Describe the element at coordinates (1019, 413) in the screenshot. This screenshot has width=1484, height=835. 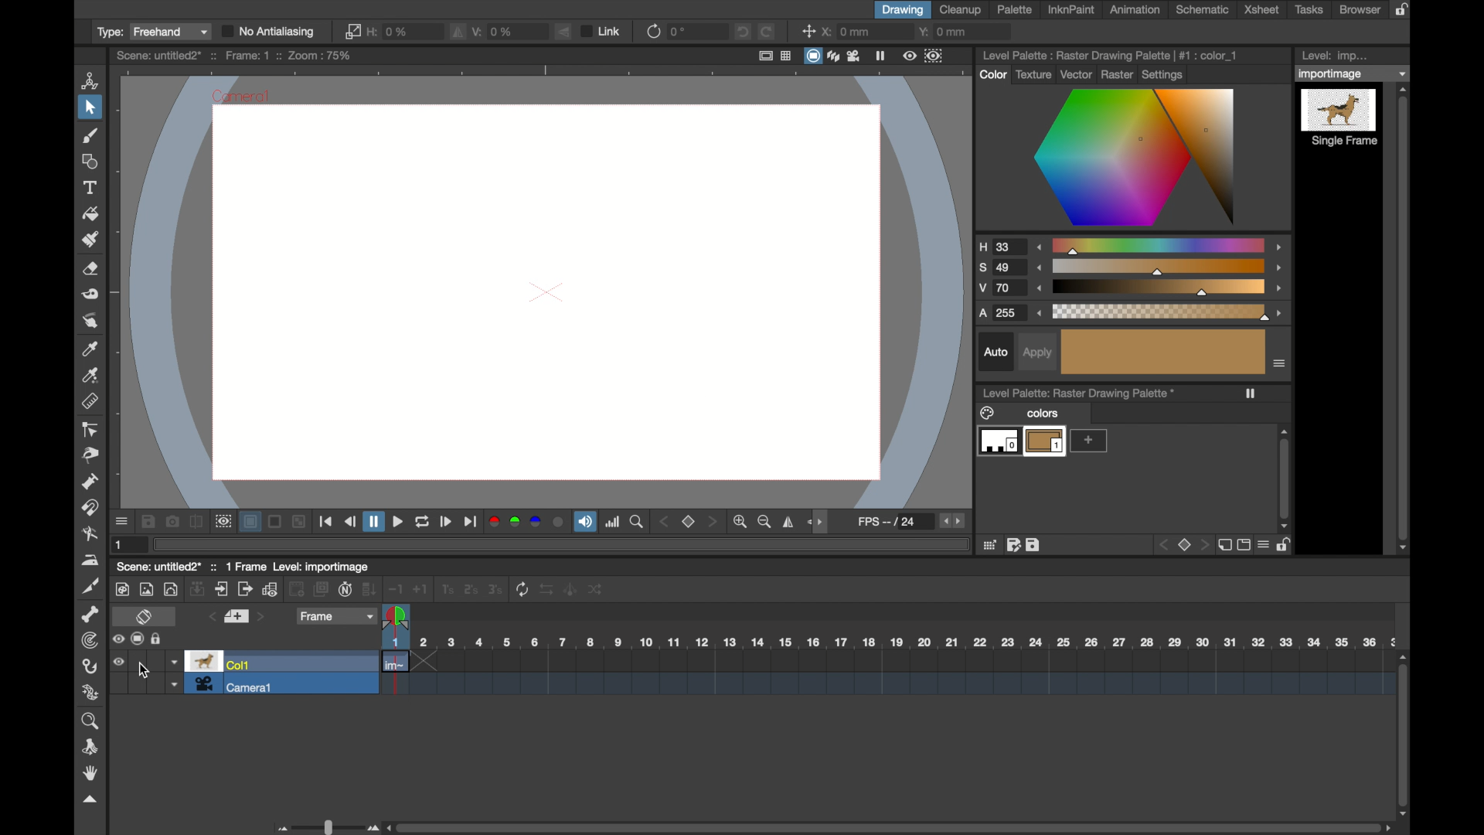
I see `colors` at that location.